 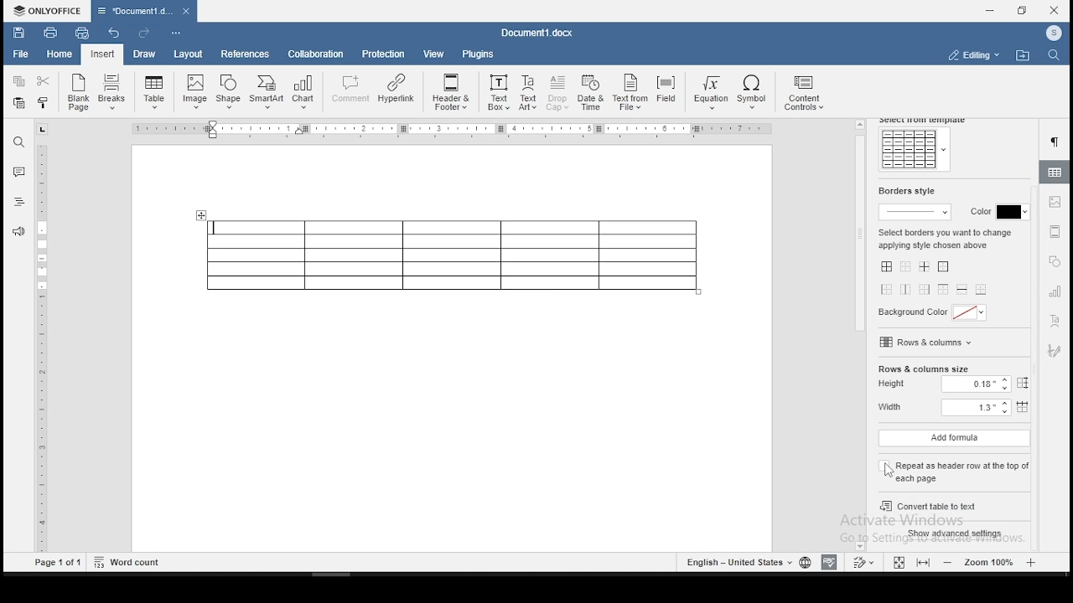 What do you see at coordinates (990, 562) in the screenshot?
I see `zoom level` at bounding box center [990, 562].